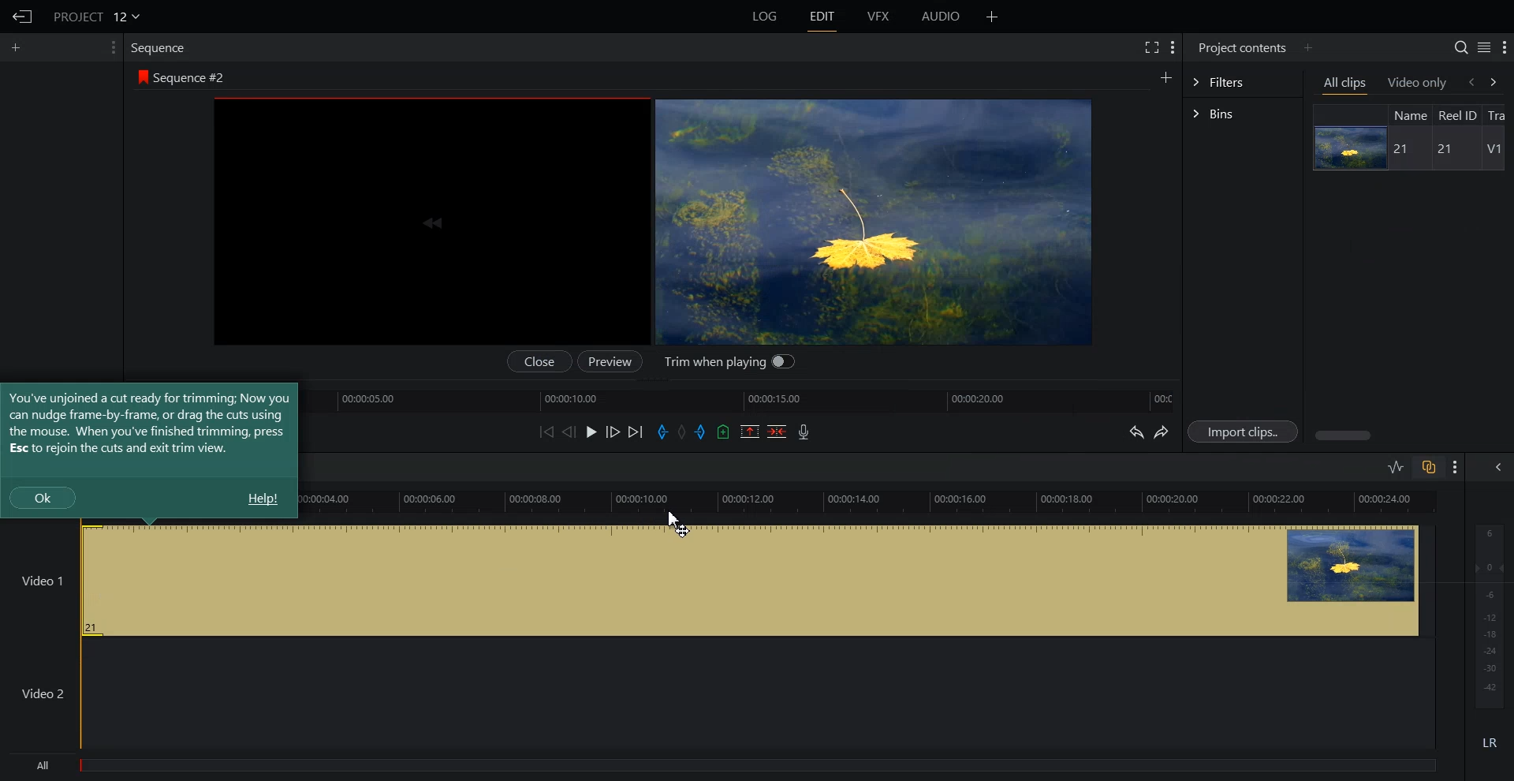  I want to click on Image, so click(1348, 148).